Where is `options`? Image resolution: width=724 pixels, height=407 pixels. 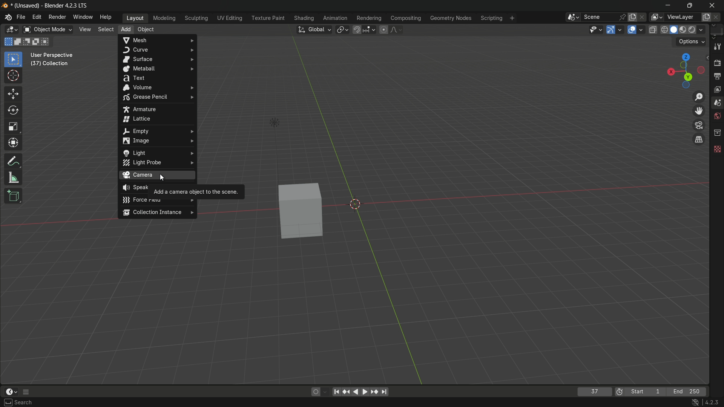
options is located at coordinates (692, 41).